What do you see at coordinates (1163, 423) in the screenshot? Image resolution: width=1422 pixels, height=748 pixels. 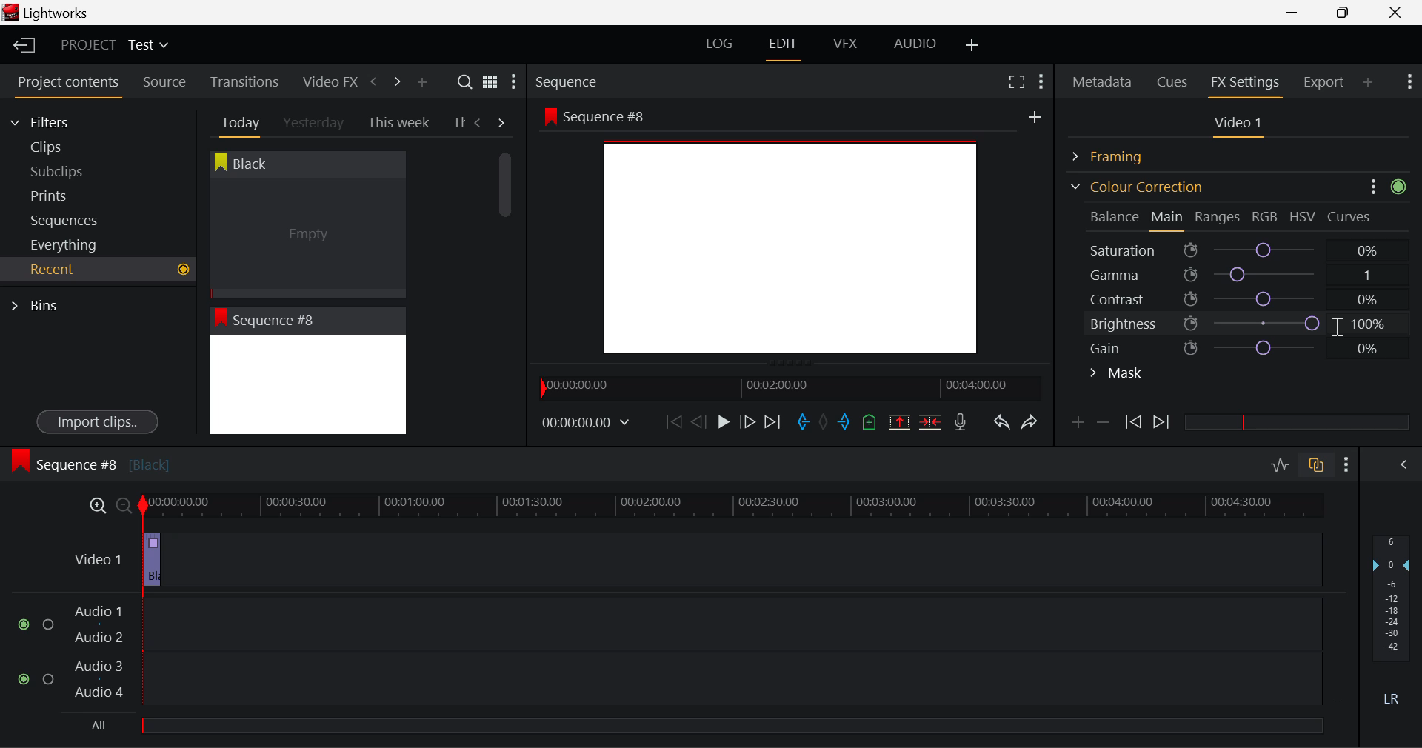 I see `Next keyframe` at bounding box center [1163, 423].